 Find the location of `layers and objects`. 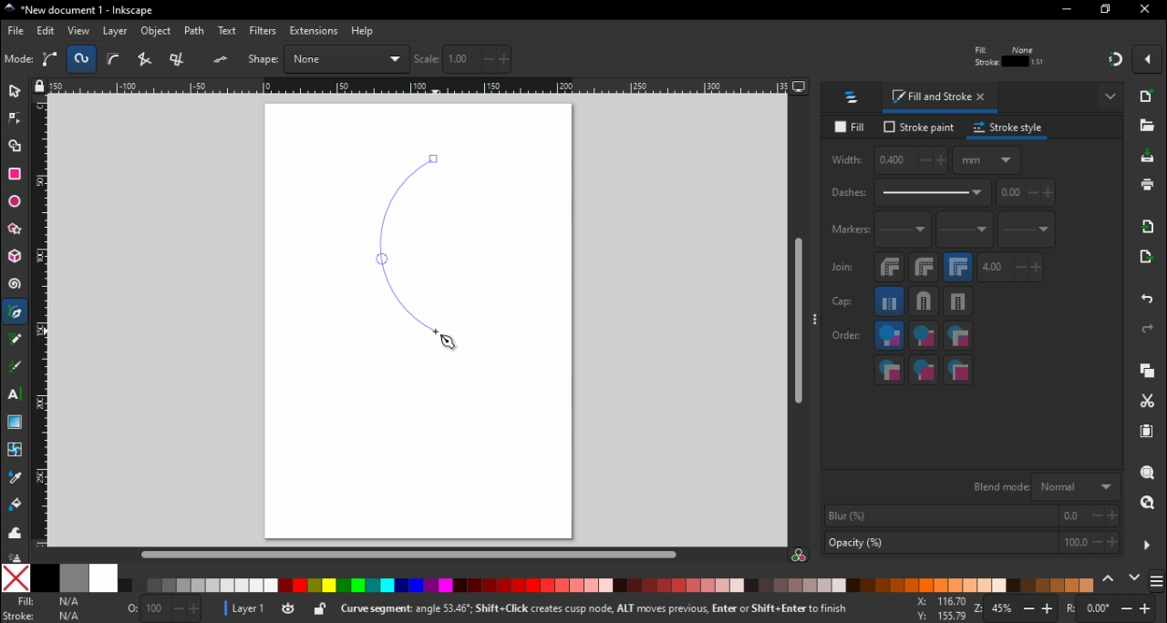

layers and objects is located at coordinates (854, 99).